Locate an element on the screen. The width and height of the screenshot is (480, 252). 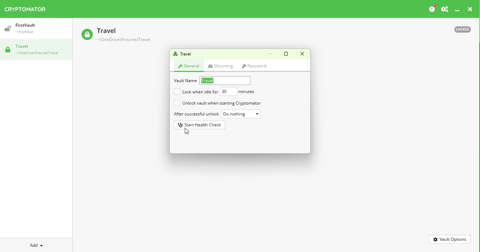
Vault name is located at coordinates (184, 55).